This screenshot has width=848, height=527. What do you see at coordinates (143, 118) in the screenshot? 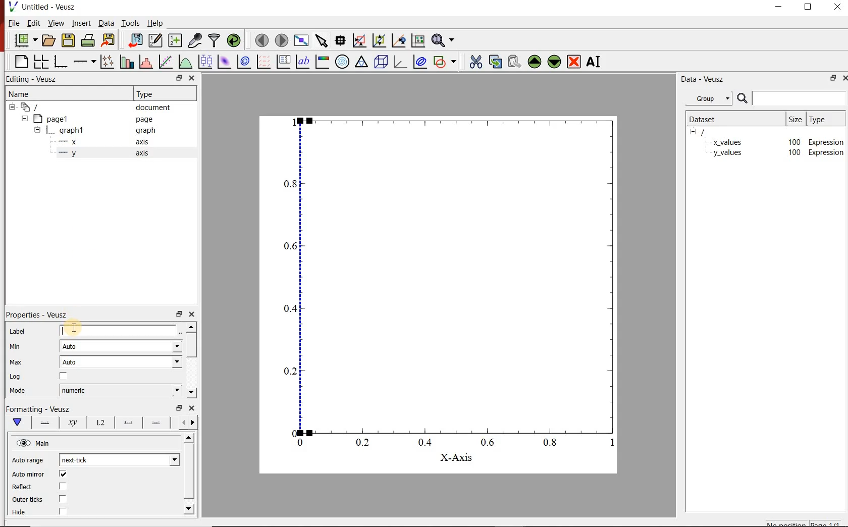
I see `page` at bounding box center [143, 118].